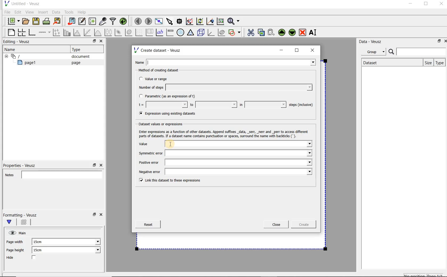 The image size is (447, 277). Describe the element at coordinates (410, 4) in the screenshot. I see `minimize` at that location.